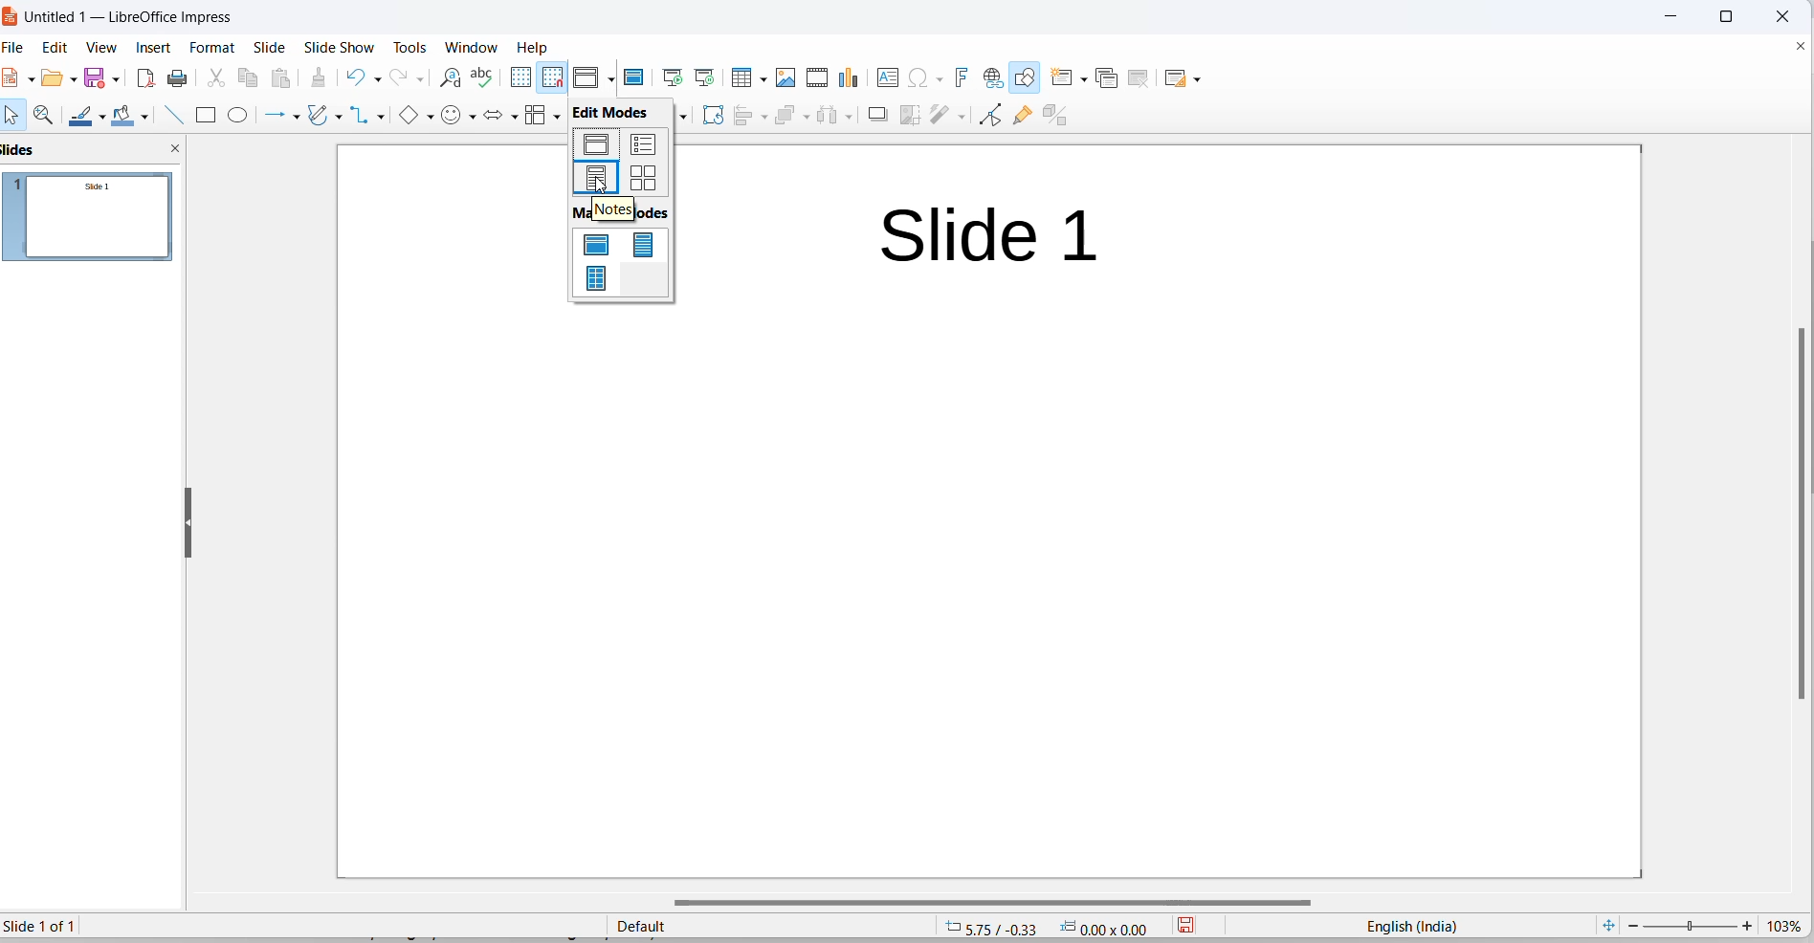 This screenshot has height=943, width=1814. I want to click on master slide, so click(595, 244).